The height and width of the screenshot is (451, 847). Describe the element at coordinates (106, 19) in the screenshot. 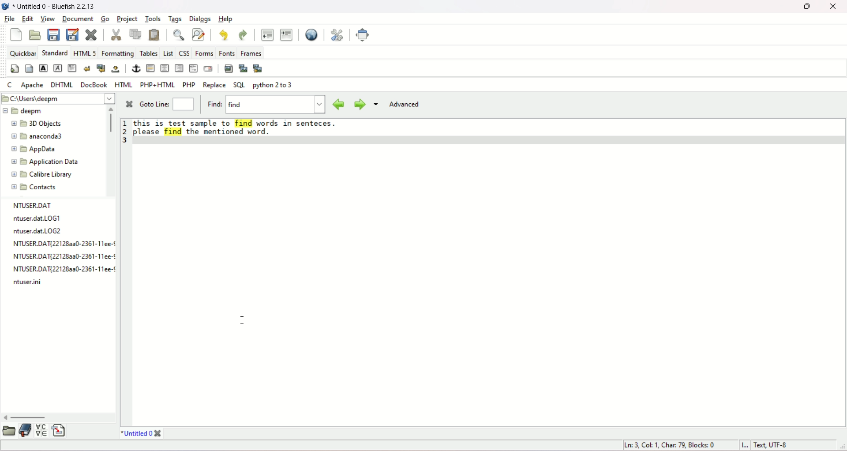

I see `go` at that location.